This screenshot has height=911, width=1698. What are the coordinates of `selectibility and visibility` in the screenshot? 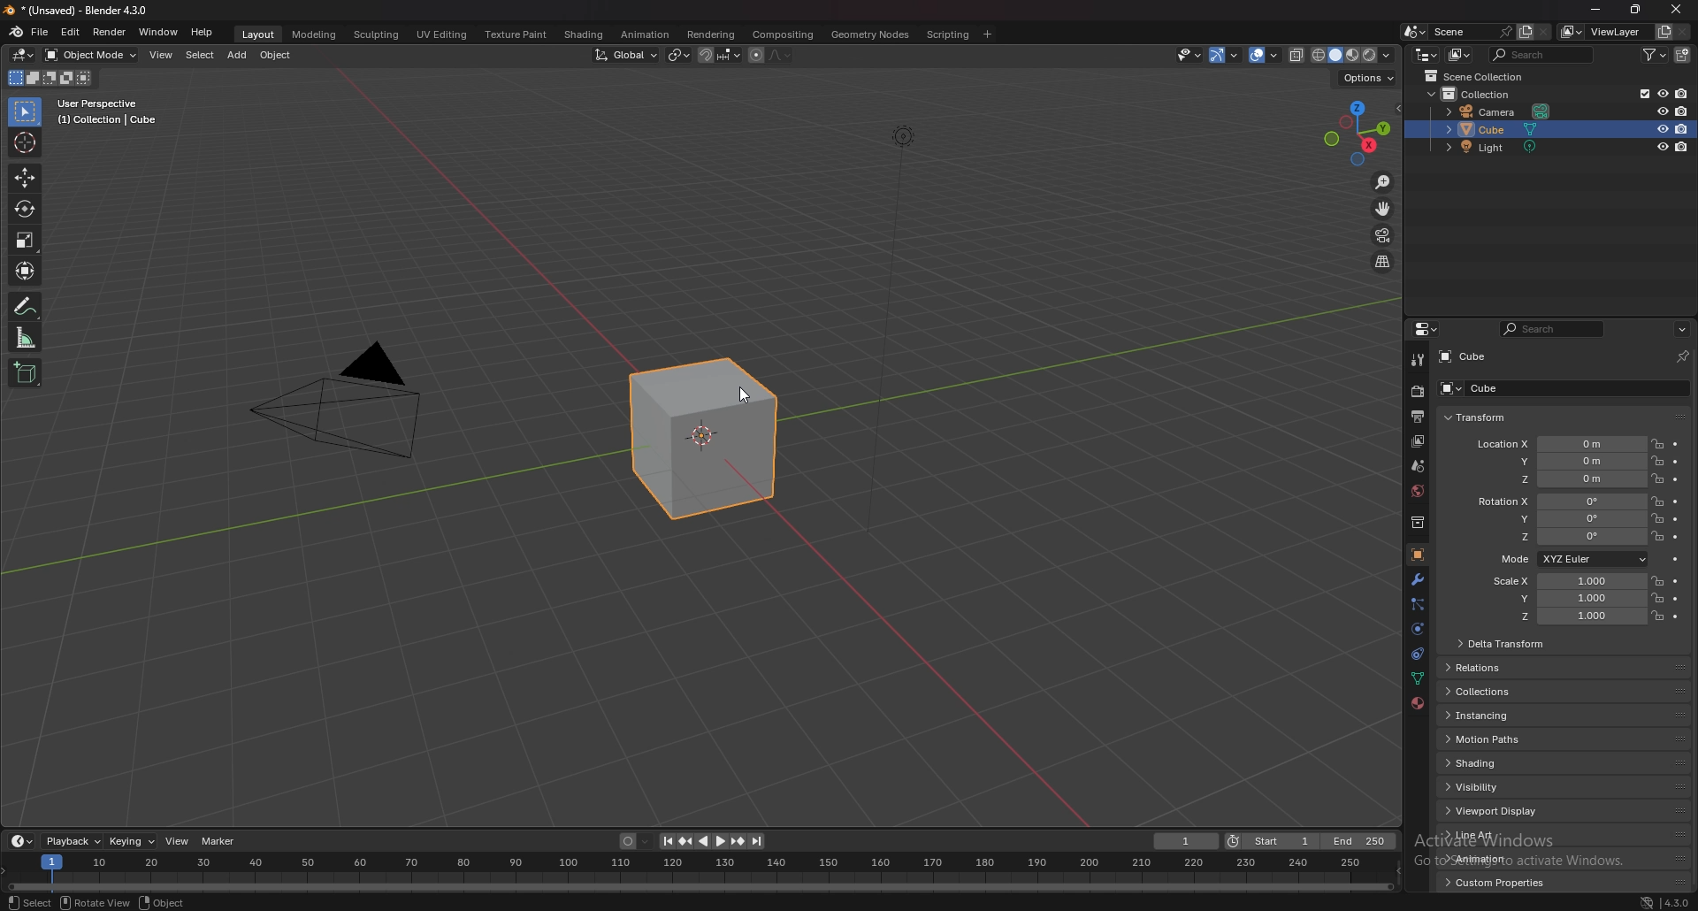 It's located at (1189, 56).